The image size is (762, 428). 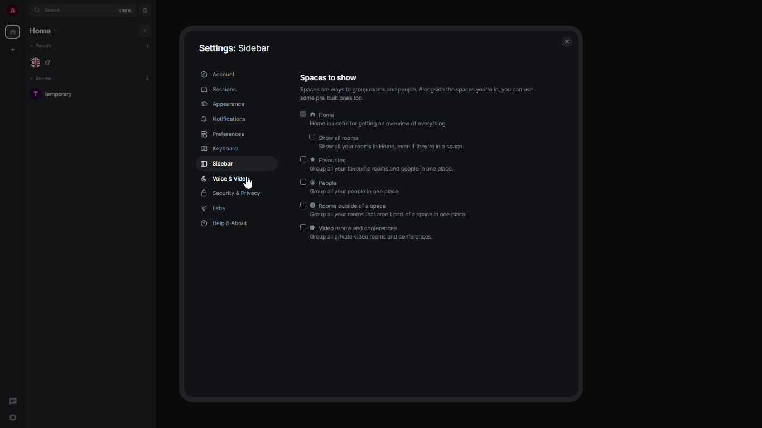 I want to click on disabled, so click(x=303, y=159).